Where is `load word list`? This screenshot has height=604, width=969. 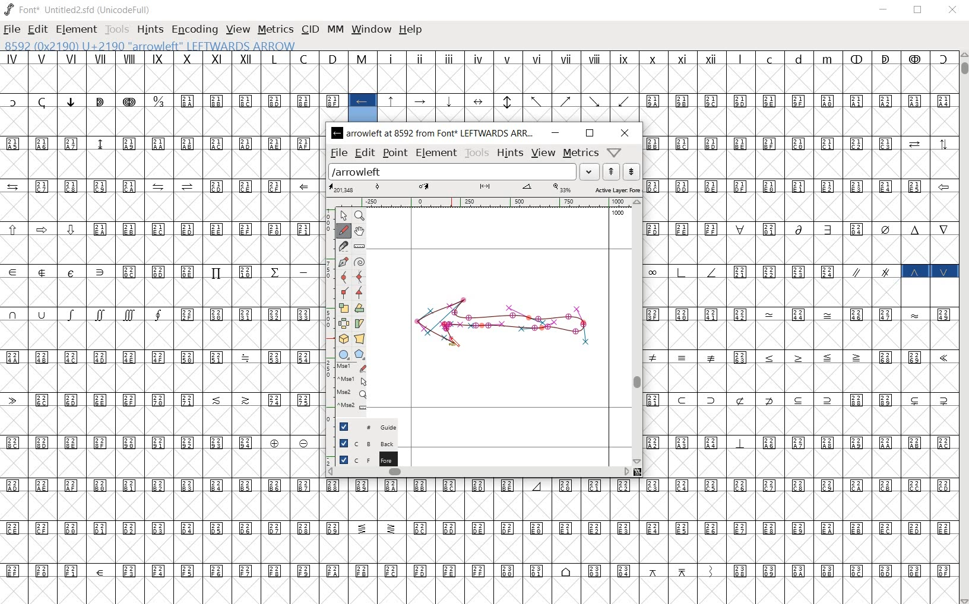 load word list is located at coordinates (464, 171).